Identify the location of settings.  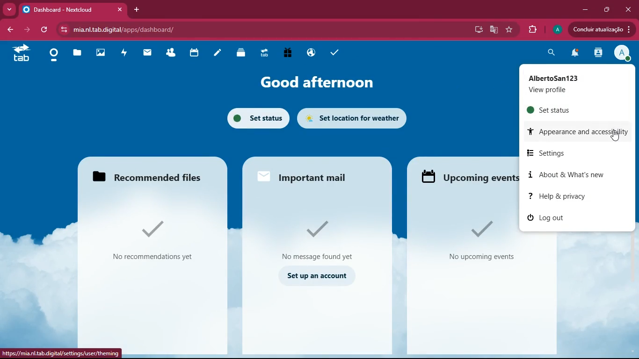
(571, 152).